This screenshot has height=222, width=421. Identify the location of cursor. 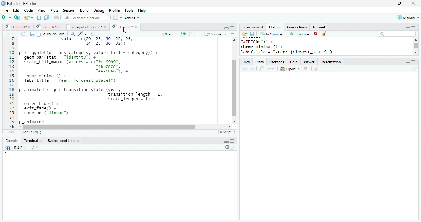
(125, 30).